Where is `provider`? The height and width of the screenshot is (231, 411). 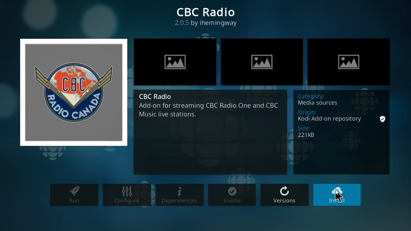 provider is located at coordinates (209, 24).